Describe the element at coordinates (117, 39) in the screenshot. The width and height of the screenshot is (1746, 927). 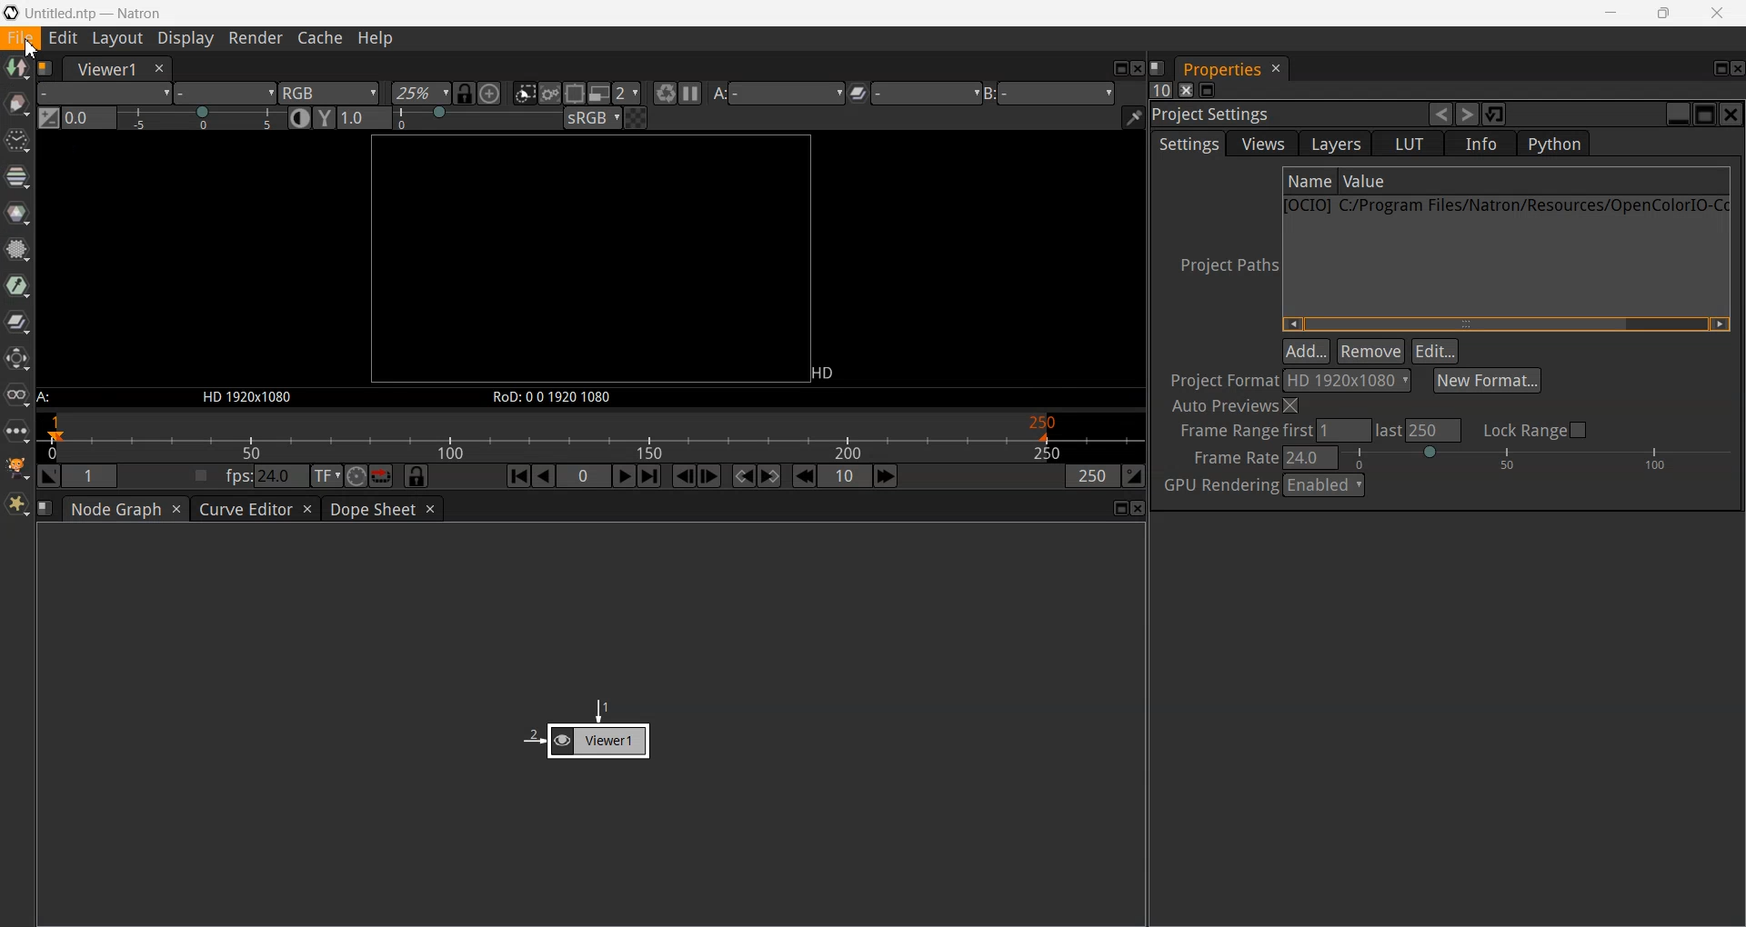
I see `Layout` at that location.